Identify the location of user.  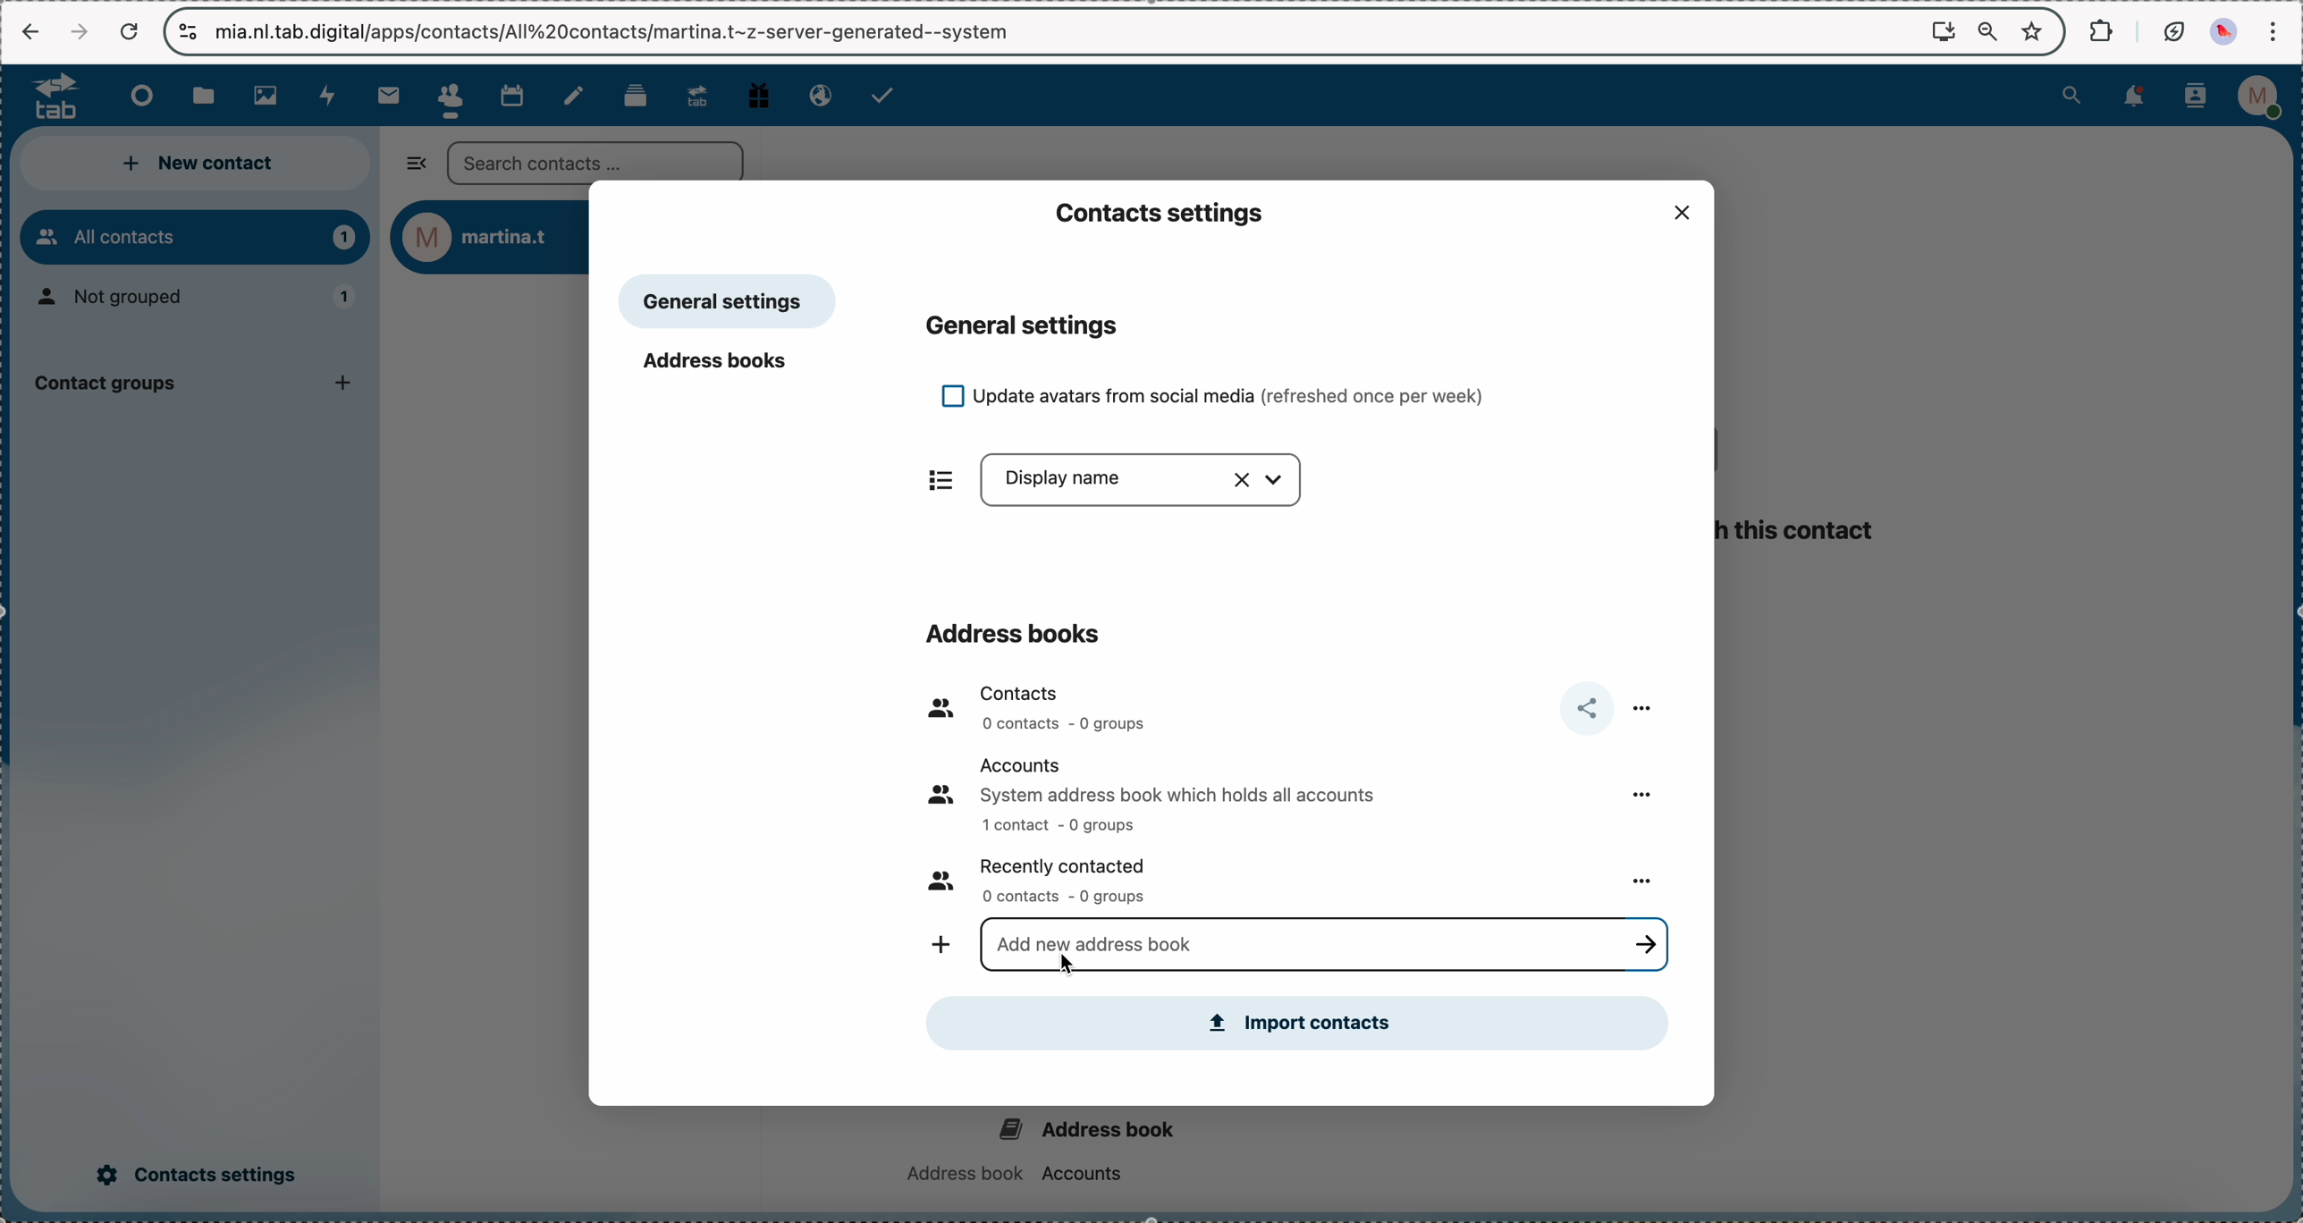
(489, 239).